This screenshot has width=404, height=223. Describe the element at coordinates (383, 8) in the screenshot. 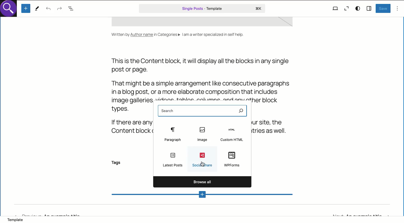

I see `Save` at that location.